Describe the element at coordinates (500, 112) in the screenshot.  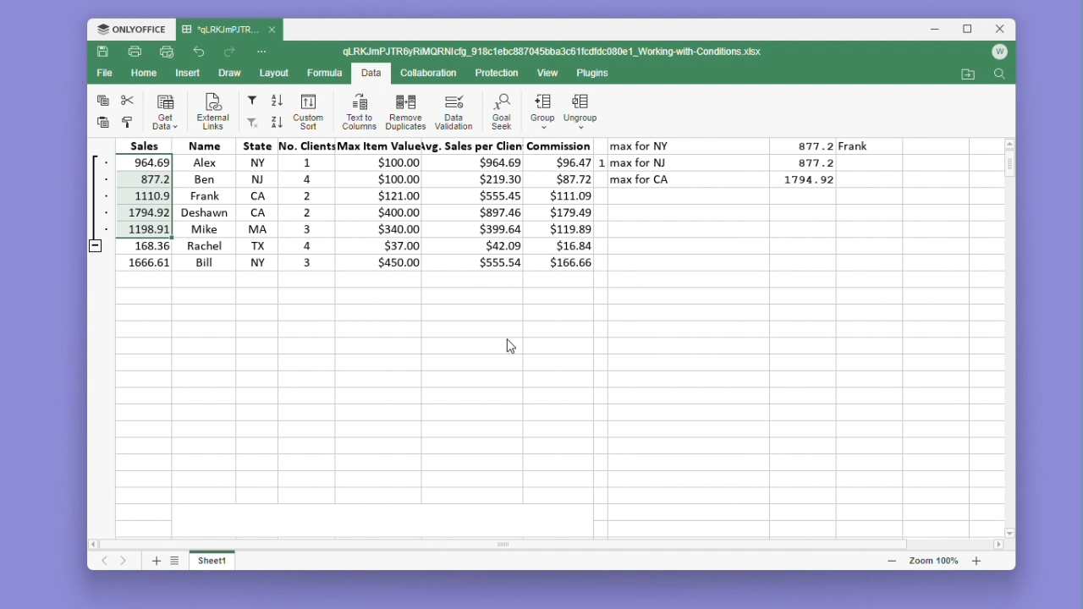
I see `Goal seek` at that location.